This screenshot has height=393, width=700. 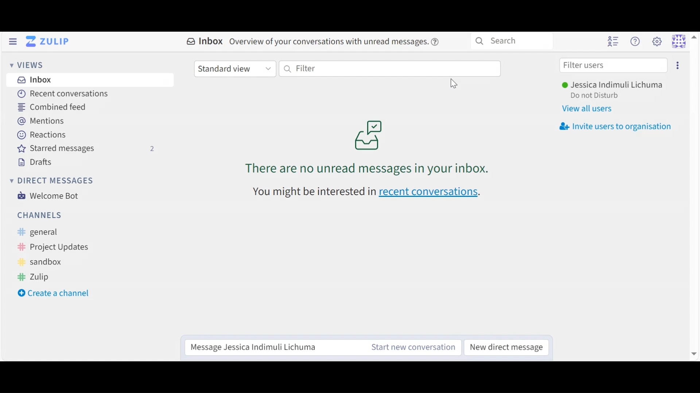 I want to click on Hide user List , so click(x=613, y=41).